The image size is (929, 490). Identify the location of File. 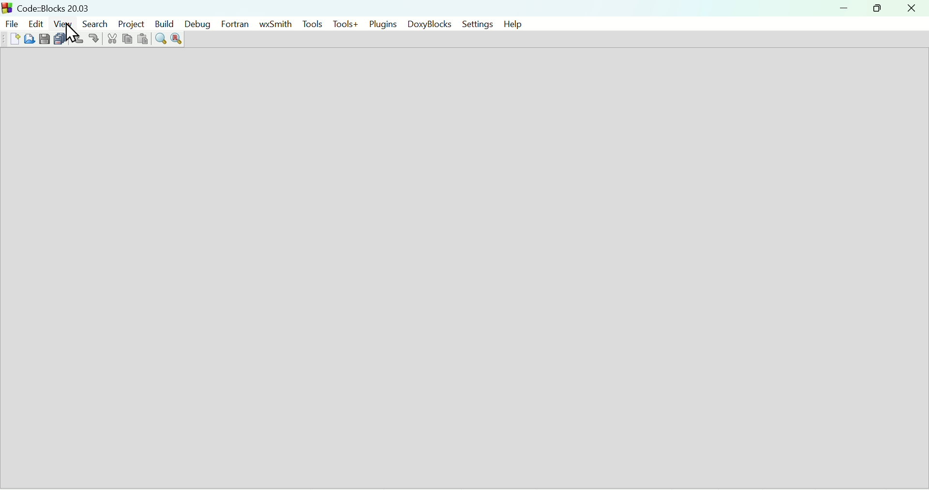
(11, 22).